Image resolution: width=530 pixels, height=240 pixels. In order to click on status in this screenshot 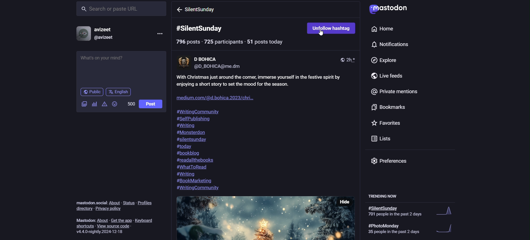, I will do `click(128, 201)`.